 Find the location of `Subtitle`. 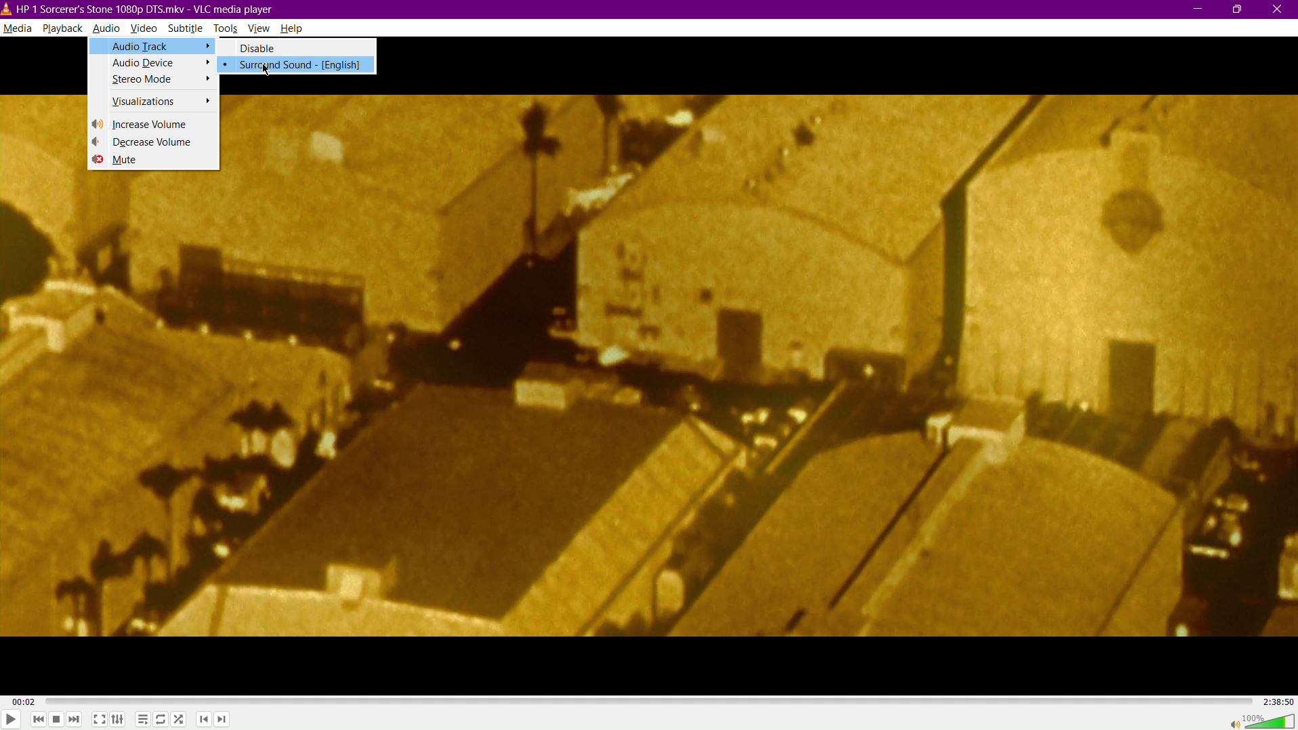

Subtitle is located at coordinates (187, 30).